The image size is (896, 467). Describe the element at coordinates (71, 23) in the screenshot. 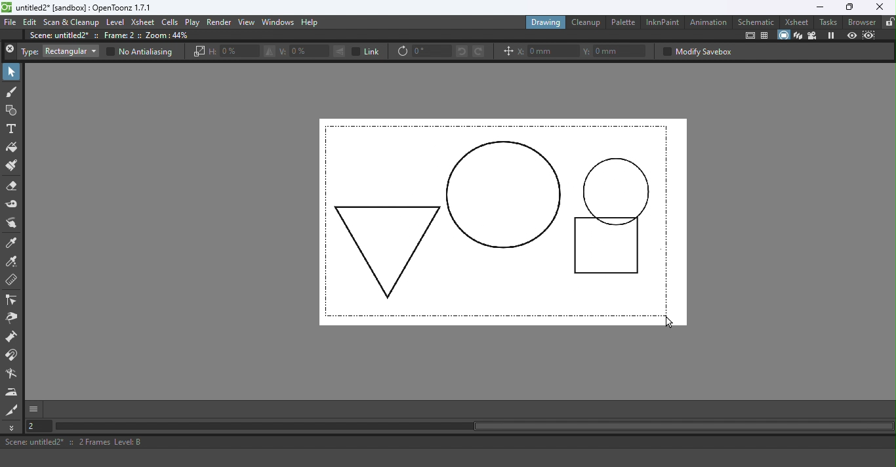

I see `Scan & Cleanup` at that location.